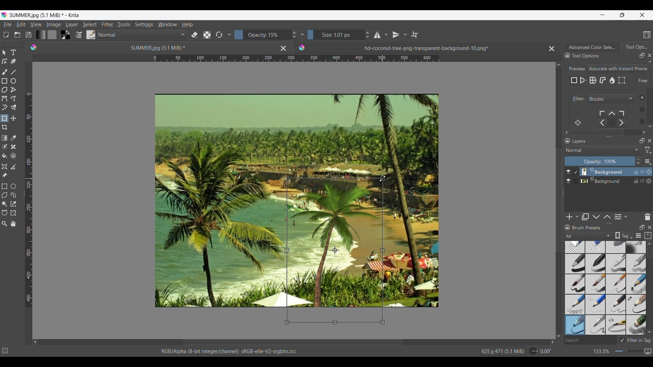 Image resolution: width=653 pixels, height=367 pixels. What do you see at coordinates (219, 35) in the screenshot?
I see `Reload original preset` at bounding box center [219, 35].